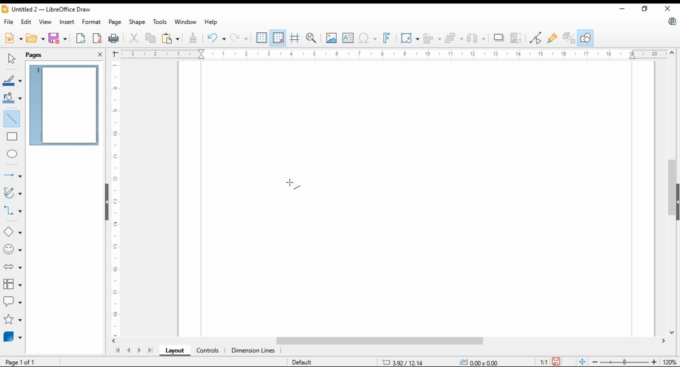  What do you see at coordinates (393, 342) in the screenshot?
I see `scroll bar` at bounding box center [393, 342].